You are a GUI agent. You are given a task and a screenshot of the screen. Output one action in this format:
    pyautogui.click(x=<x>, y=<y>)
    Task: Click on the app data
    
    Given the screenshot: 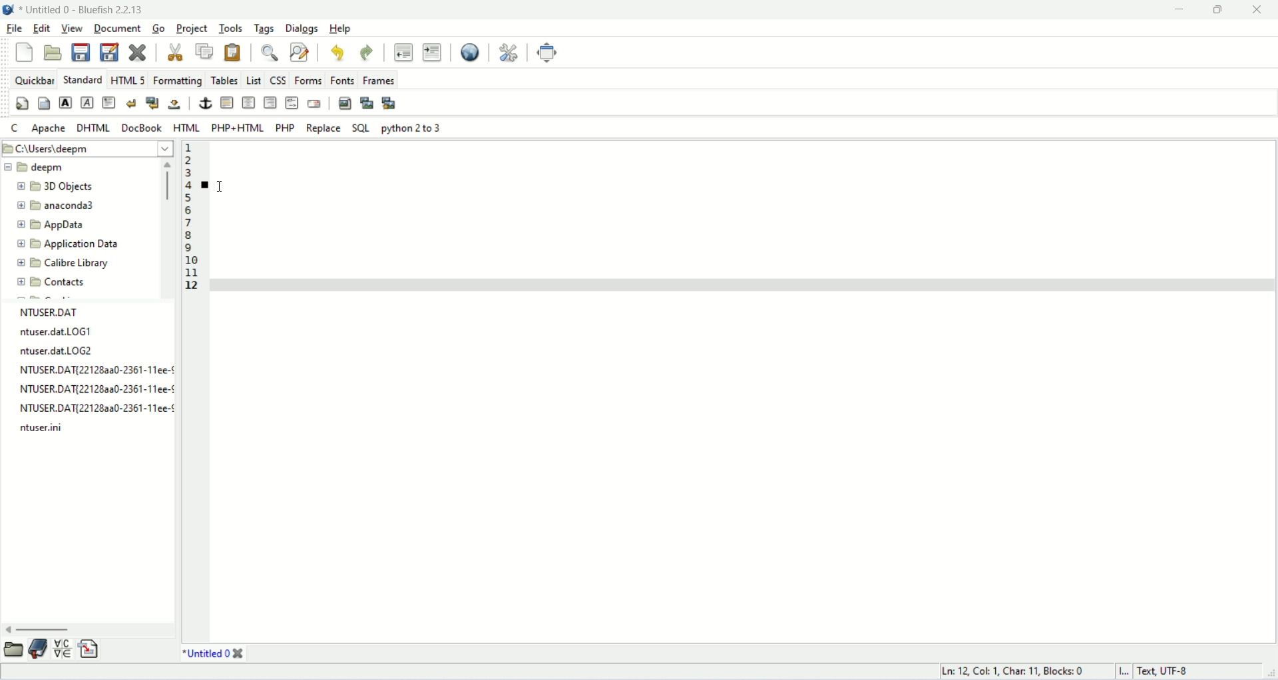 What is the action you would take?
    pyautogui.click(x=52, y=224)
    